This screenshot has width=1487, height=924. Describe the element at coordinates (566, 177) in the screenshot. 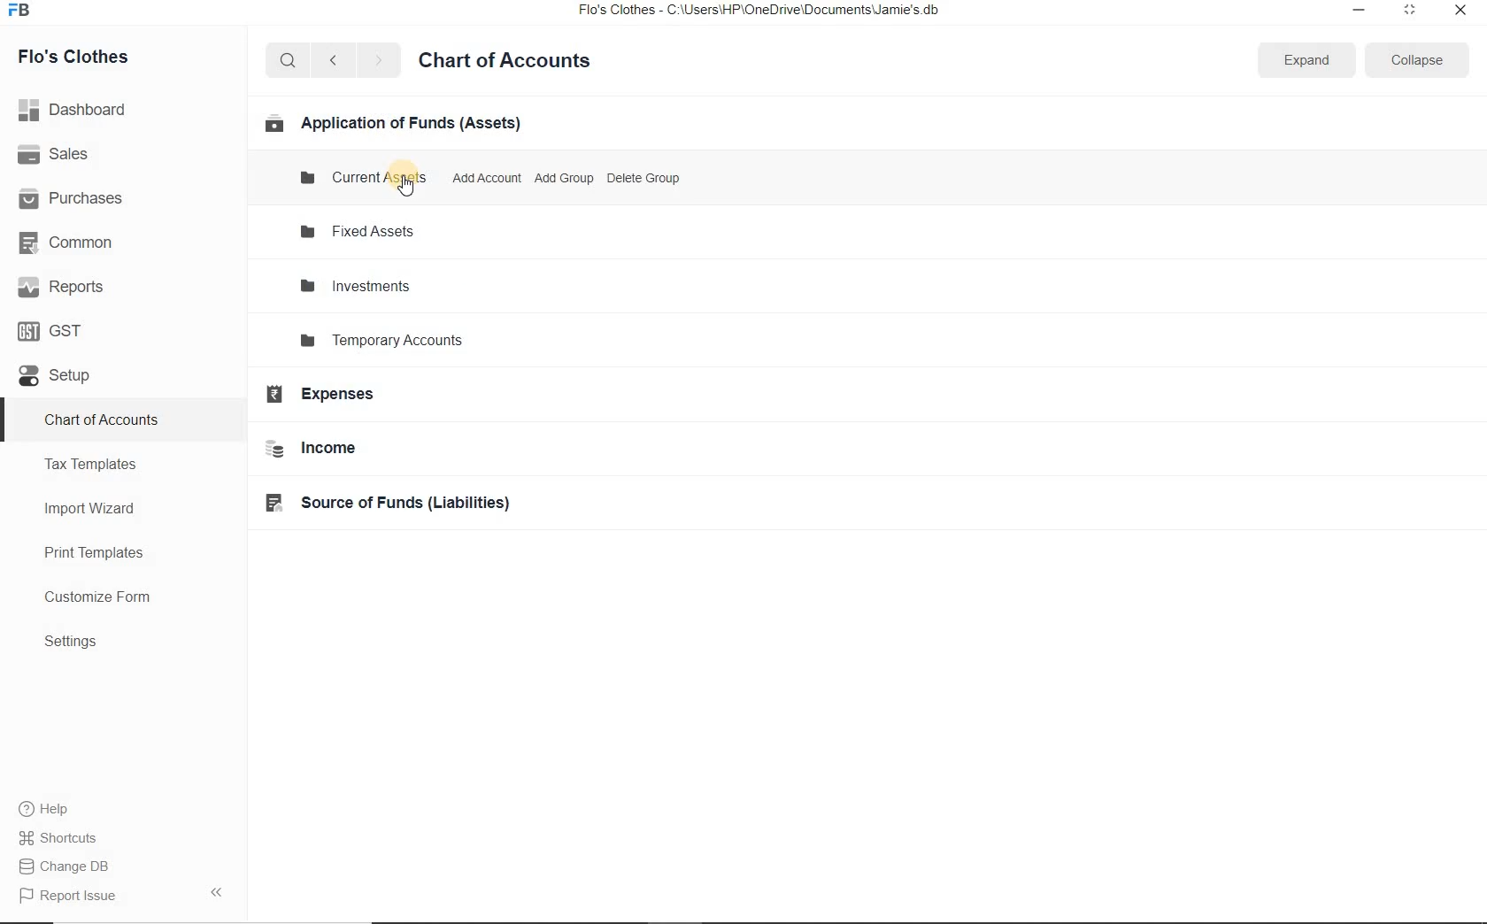

I see `Add Group` at that location.